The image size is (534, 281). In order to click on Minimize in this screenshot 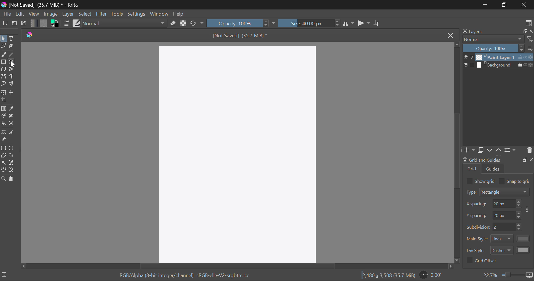, I will do `click(505, 5)`.